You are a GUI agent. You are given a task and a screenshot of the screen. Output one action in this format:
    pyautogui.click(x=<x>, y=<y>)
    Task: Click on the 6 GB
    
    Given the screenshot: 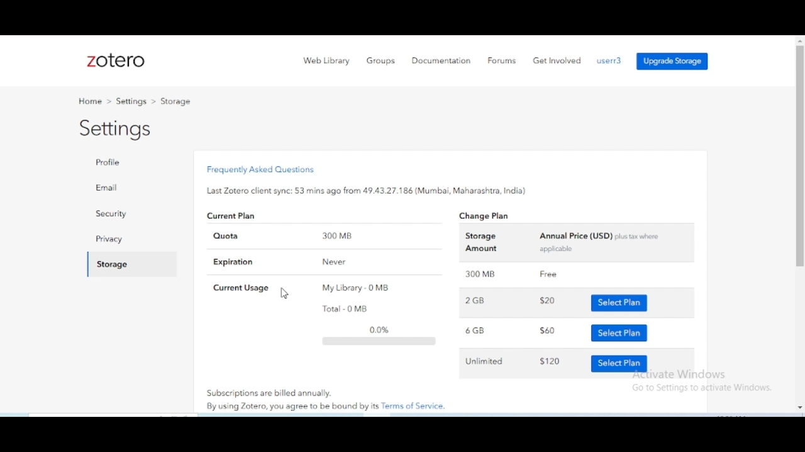 What is the action you would take?
    pyautogui.click(x=477, y=331)
    